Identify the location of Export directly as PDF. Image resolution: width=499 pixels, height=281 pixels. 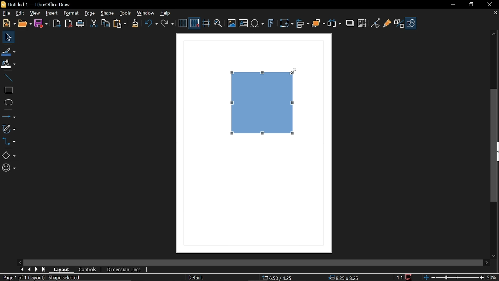
(69, 23).